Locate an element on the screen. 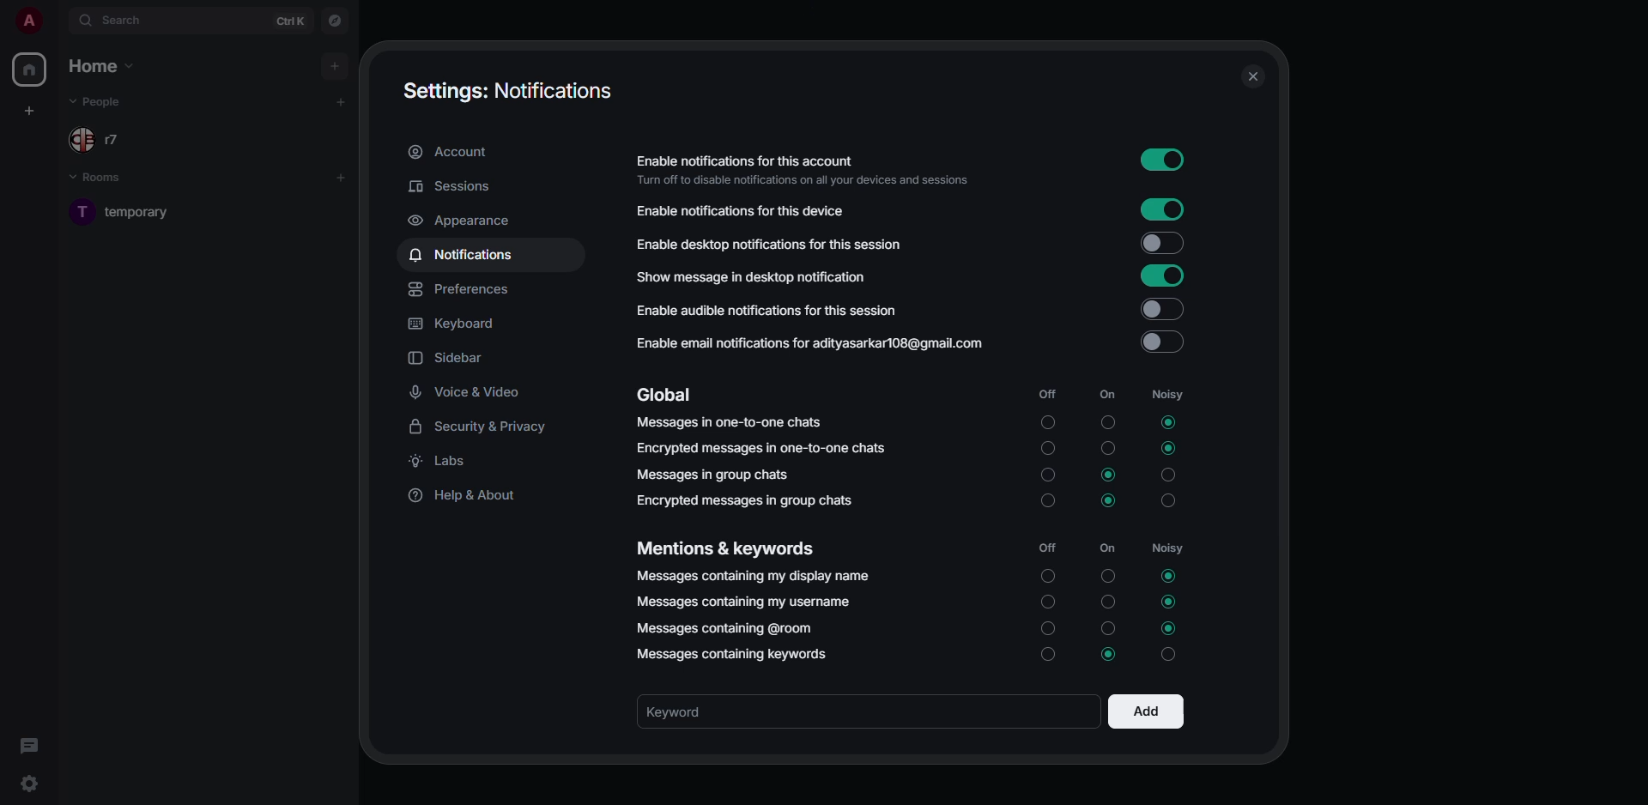 This screenshot has width=1648, height=805. on is located at coordinates (1108, 396).